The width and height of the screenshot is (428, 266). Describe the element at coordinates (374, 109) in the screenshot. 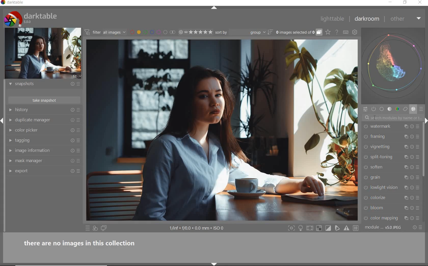

I see `show only active modules` at that location.